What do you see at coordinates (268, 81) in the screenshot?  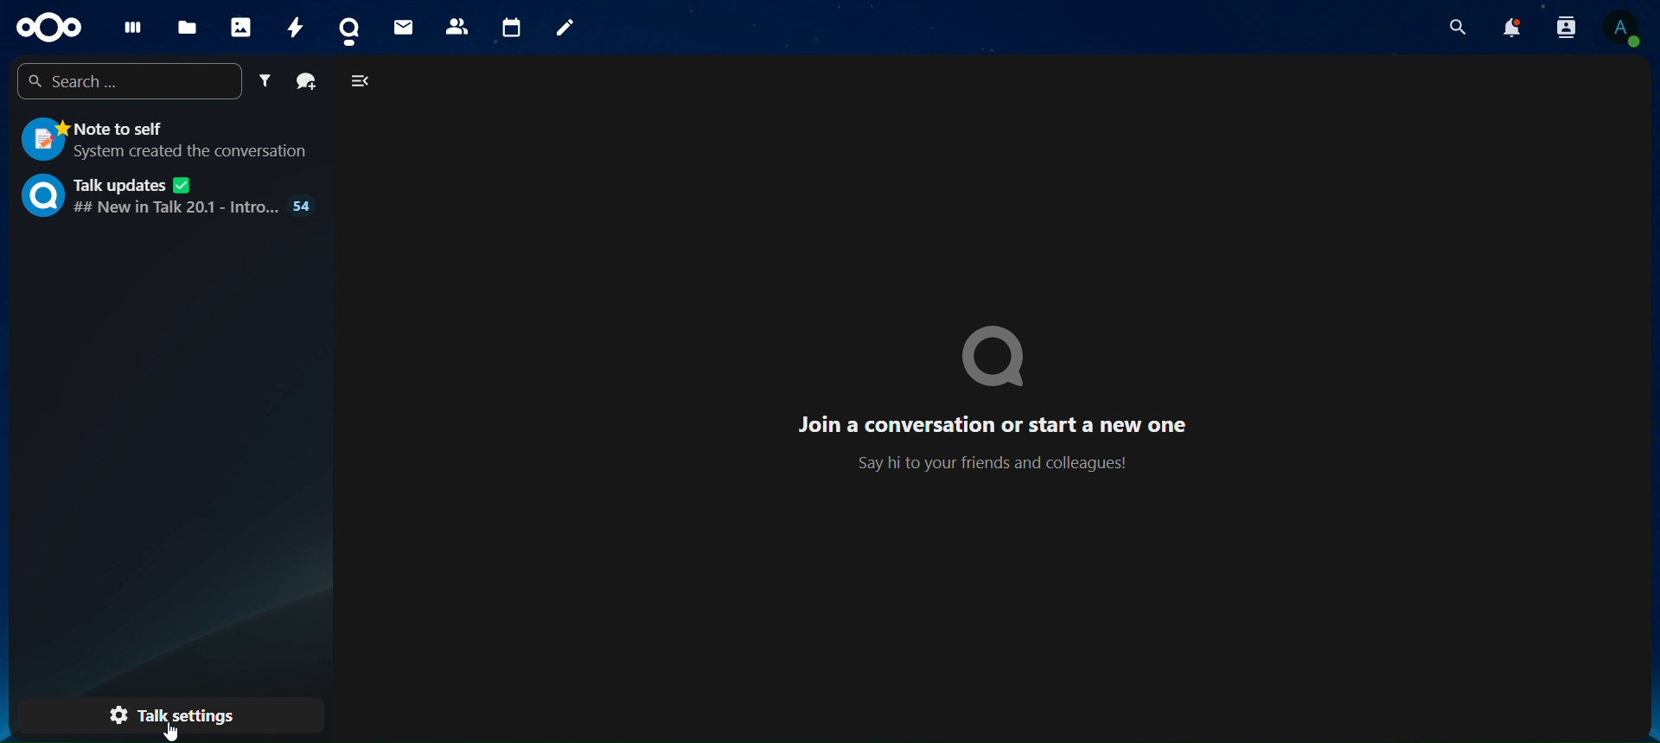 I see `filter` at bounding box center [268, 81].